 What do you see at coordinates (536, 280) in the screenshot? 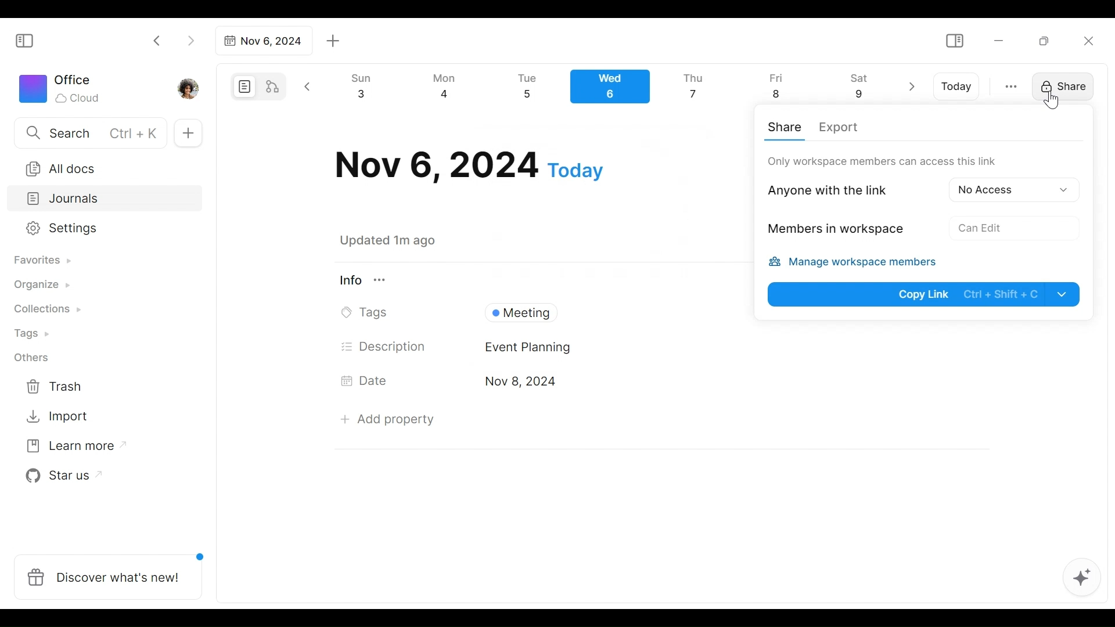
I see `View Information` at bounding box center [536, 280].